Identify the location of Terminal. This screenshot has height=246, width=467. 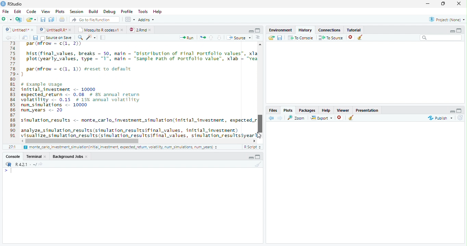
(37, 156).